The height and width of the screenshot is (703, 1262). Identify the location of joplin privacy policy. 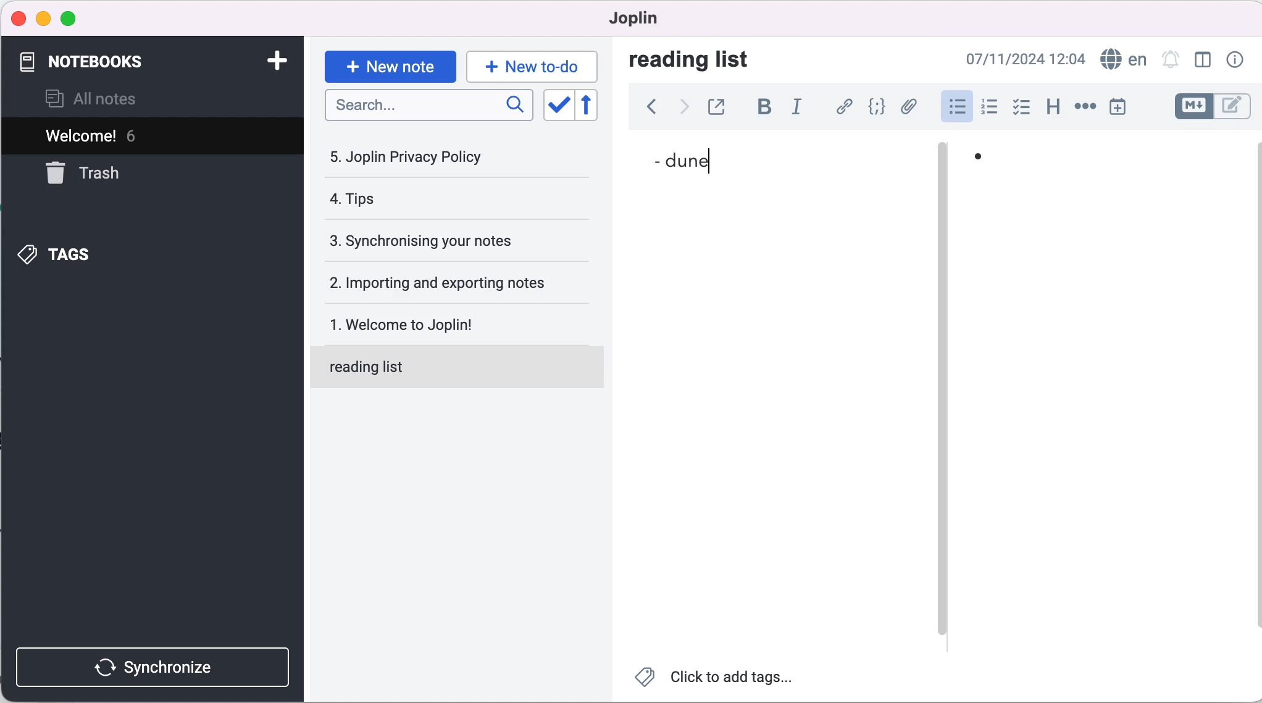
(432, 161).